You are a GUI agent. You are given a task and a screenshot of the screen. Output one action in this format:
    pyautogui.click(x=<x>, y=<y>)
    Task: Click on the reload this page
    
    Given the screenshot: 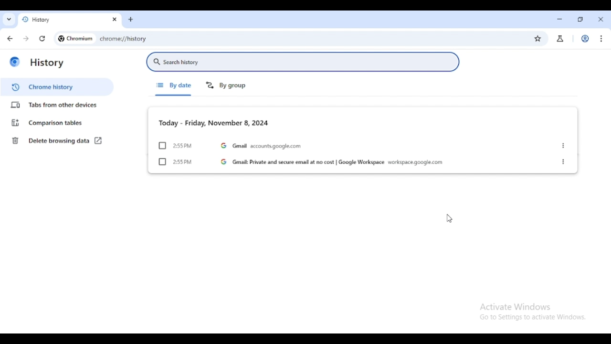 What is the action you would take?
    pyautogui.click(x=42, y=39)
    